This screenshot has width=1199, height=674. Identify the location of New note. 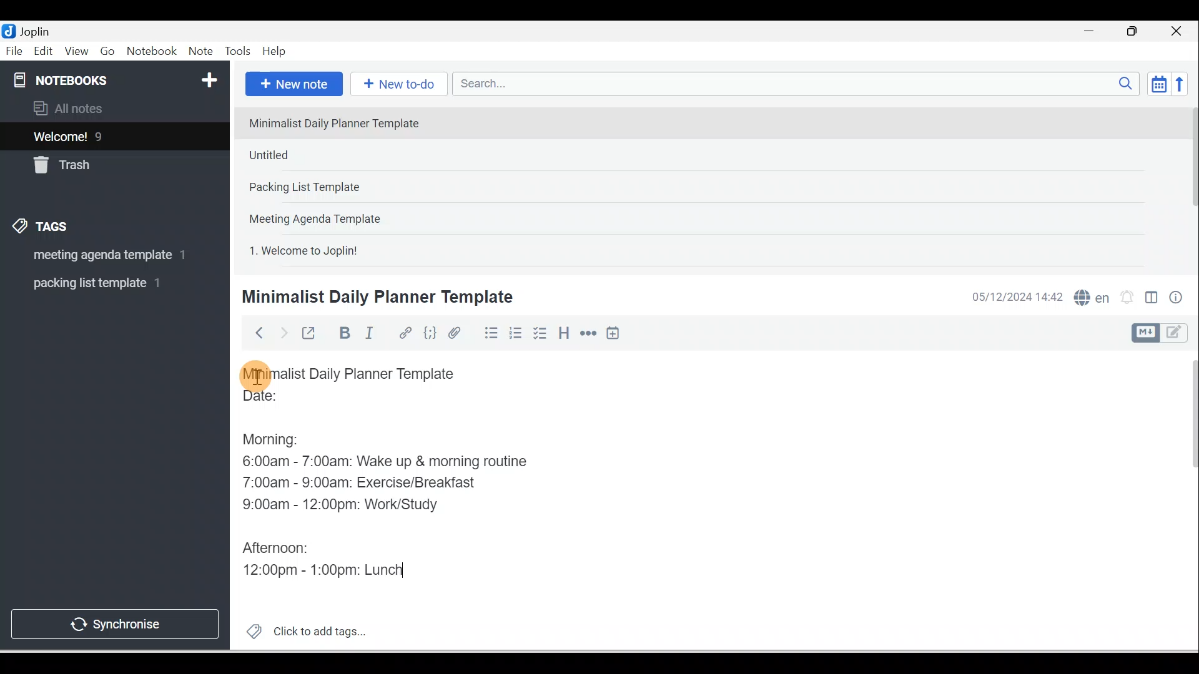
(292, 85).